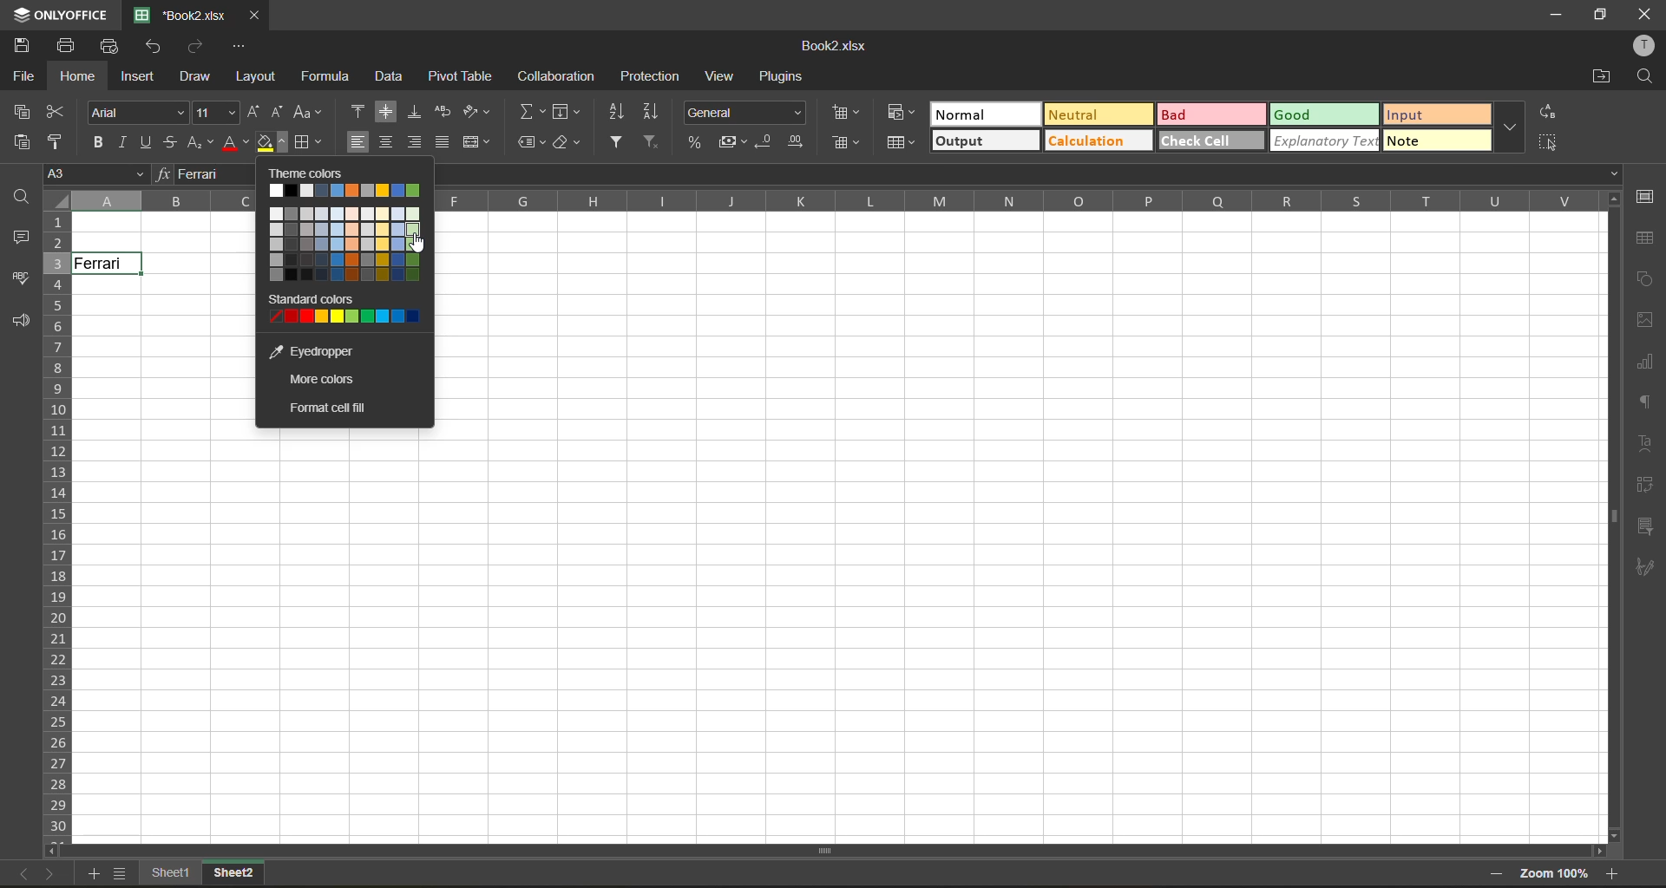 This screenshot has height=888, width=1666. Describe the element at coordinates (1613, 872) in the screenshot. I see `zoom in` at that location.